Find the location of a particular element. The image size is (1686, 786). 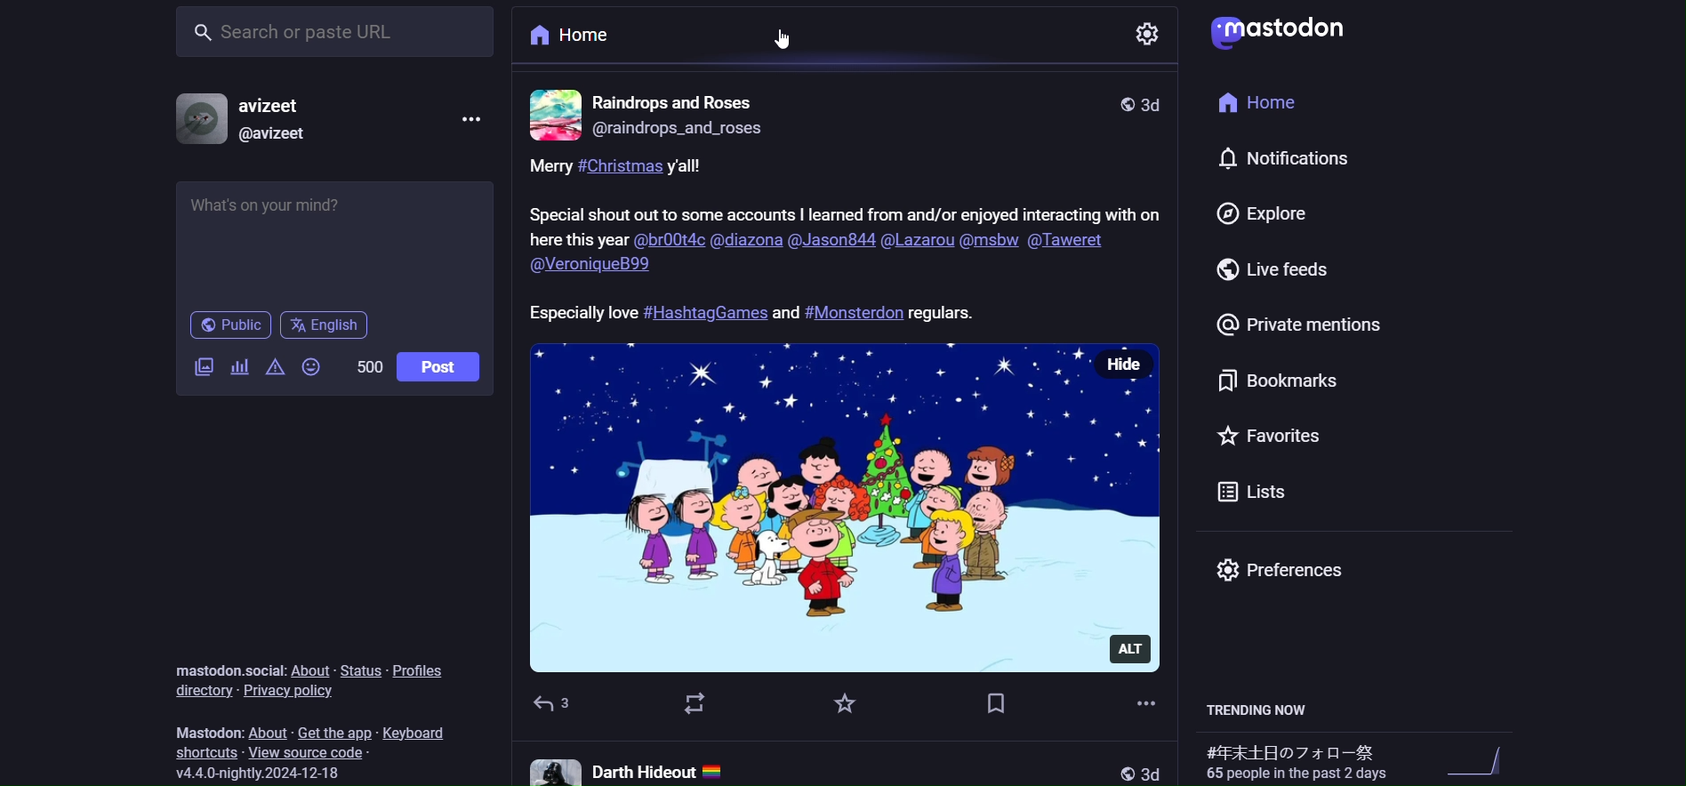

other post is located at coordinates (843, 764).